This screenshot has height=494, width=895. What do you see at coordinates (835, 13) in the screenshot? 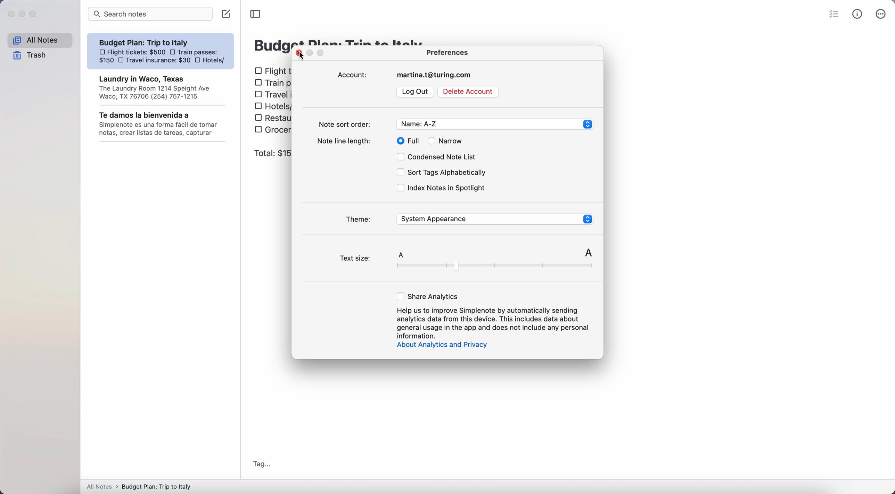
I see `check list` at bounding box center [835, 13].